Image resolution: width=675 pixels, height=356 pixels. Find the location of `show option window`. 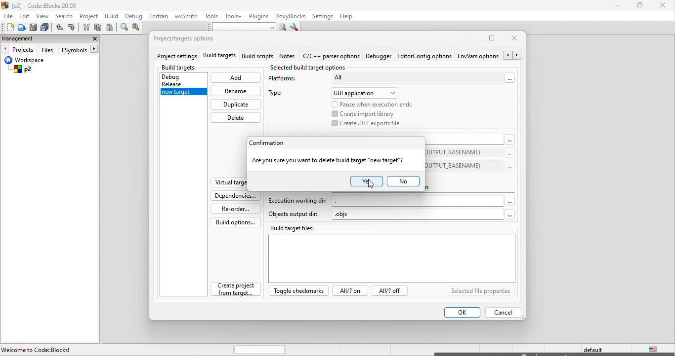

show option window is located at coordinates (295, 27).